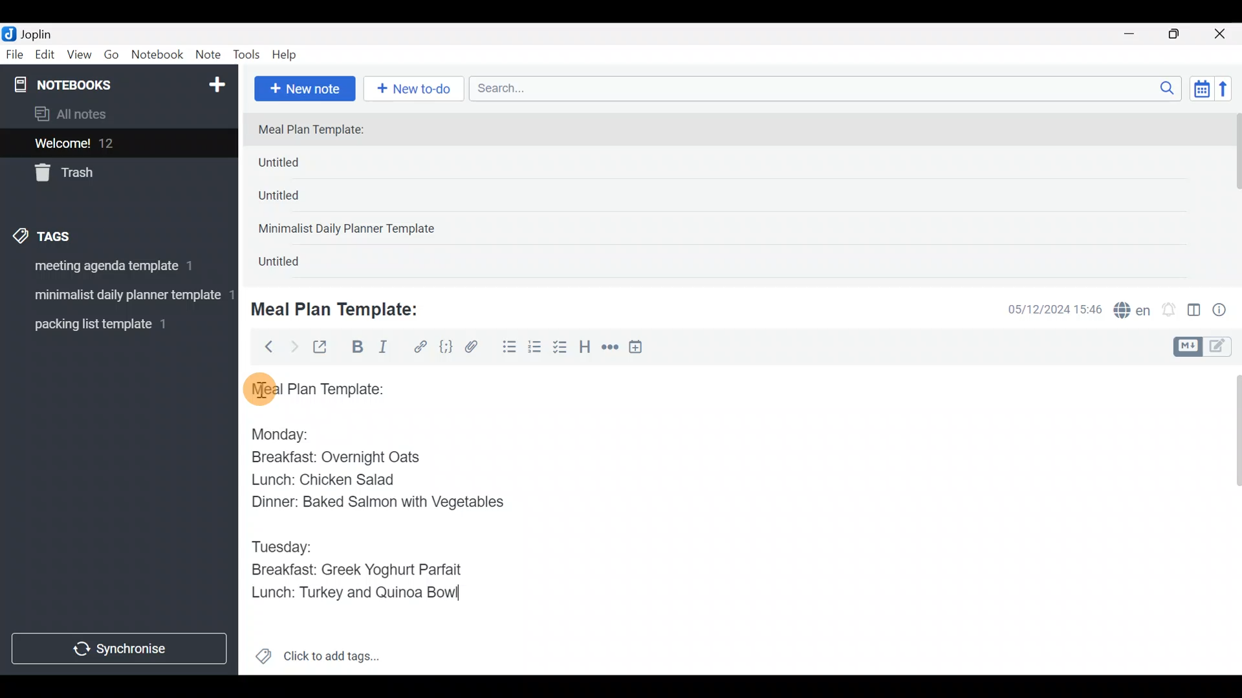 Image resolution: width=1242 pixels, height=698 pixels. Describe the element at coordinates (535, 350) in the screenshot. I see `Numbered list` at that location.